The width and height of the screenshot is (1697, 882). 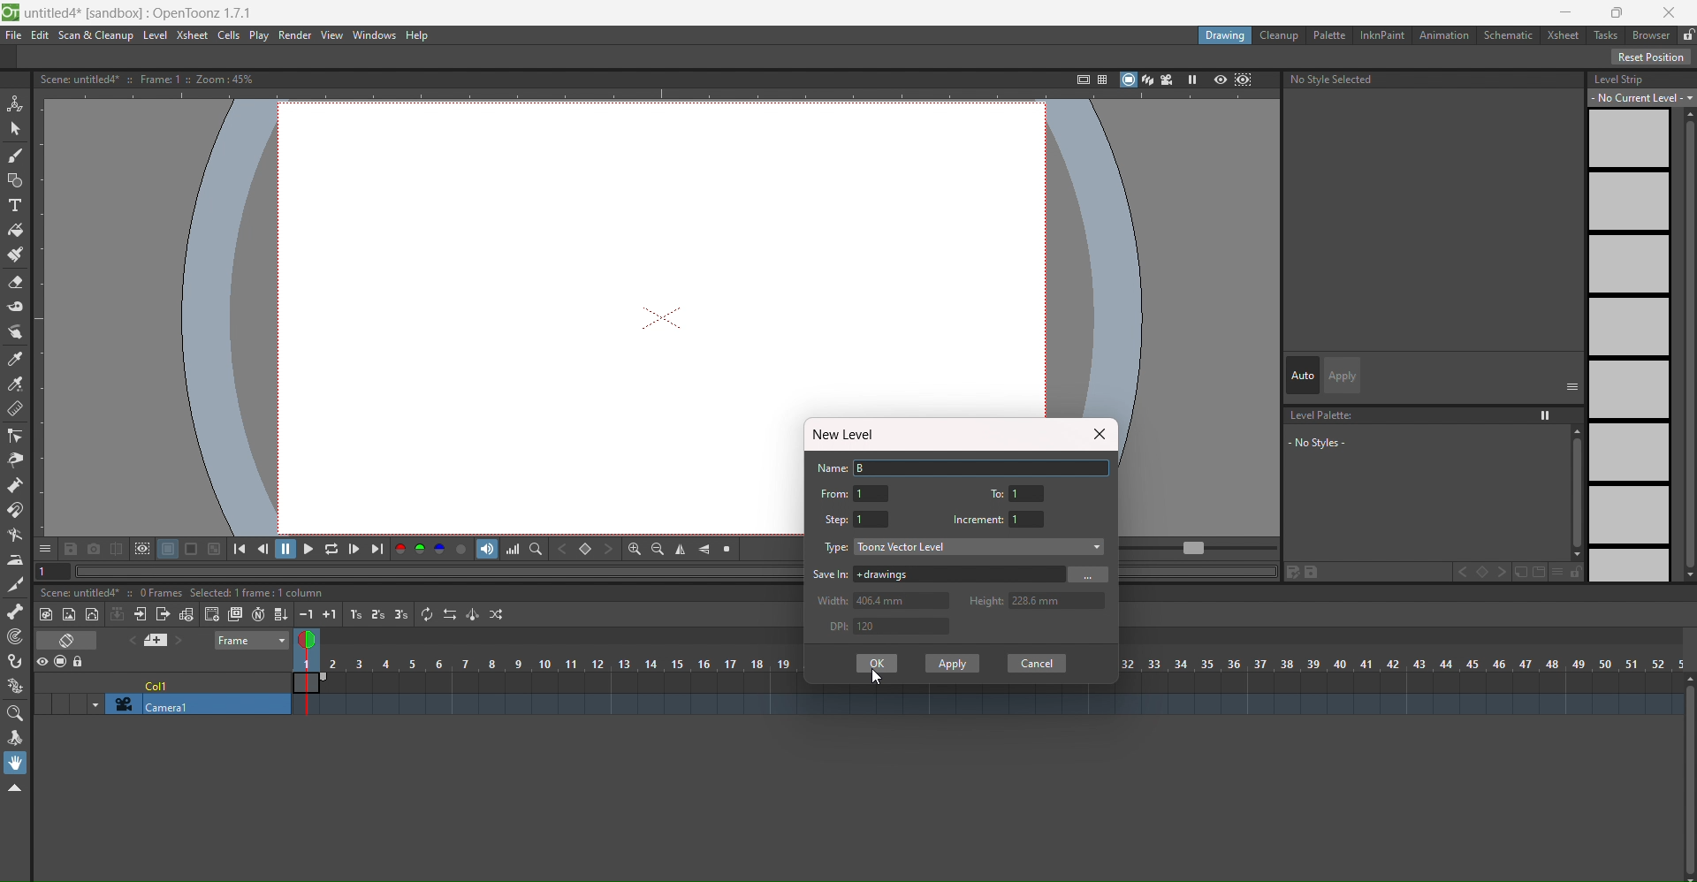 I want to click on cancel, so click(x=1037, y=664).